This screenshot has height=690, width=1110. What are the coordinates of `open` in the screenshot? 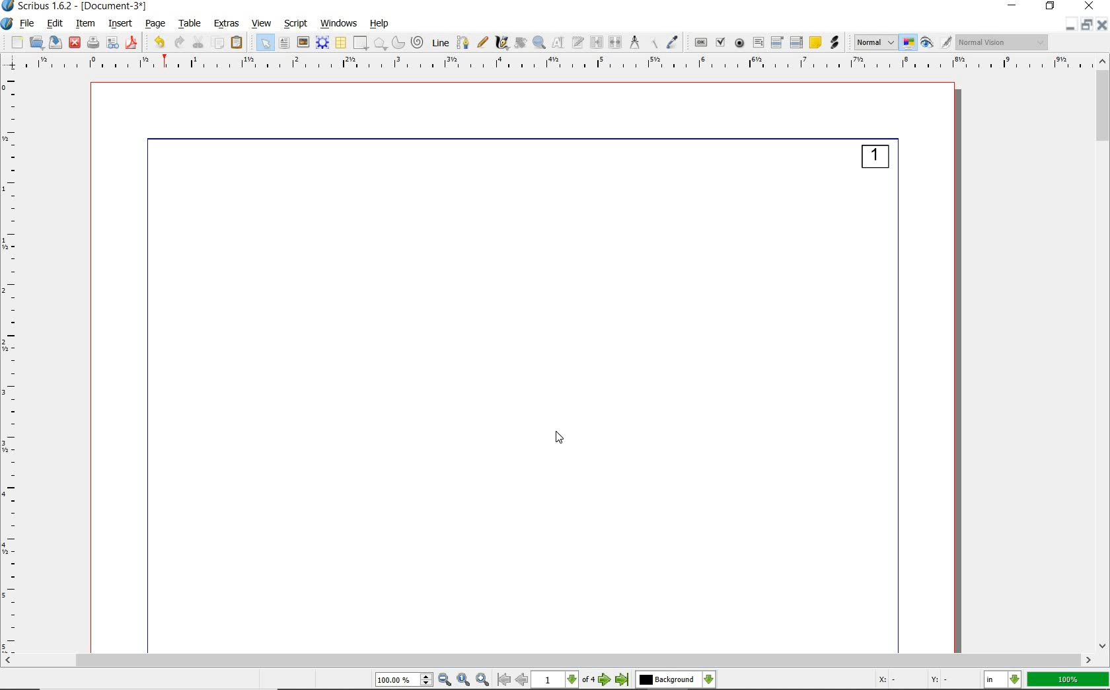 It's located at (37, 42).